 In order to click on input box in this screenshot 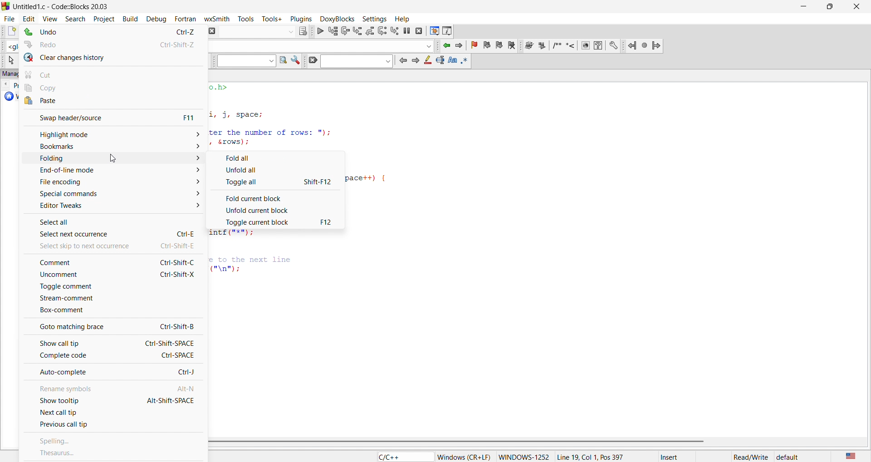, I will do `click(255, 29)`.